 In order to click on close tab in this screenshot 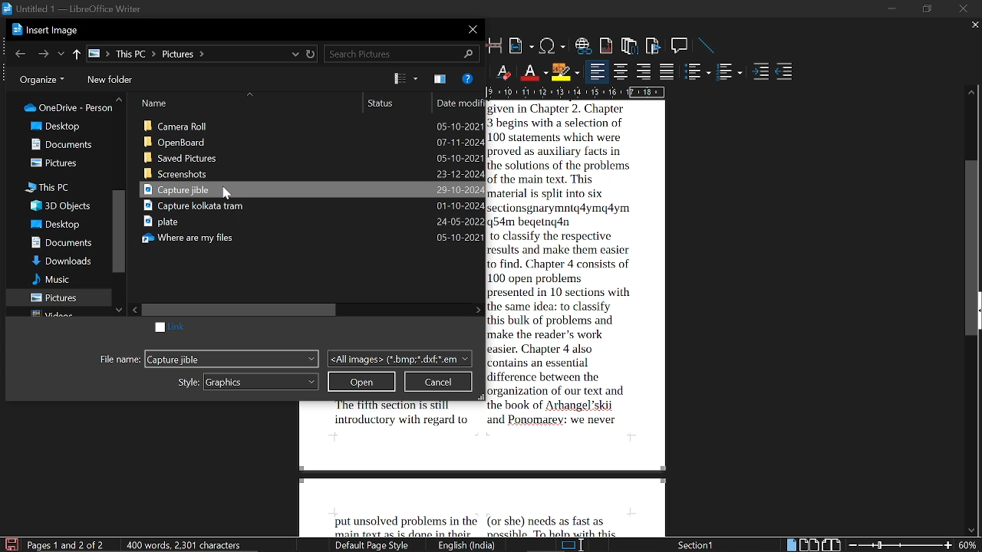, I will do `click(971, 26)`.